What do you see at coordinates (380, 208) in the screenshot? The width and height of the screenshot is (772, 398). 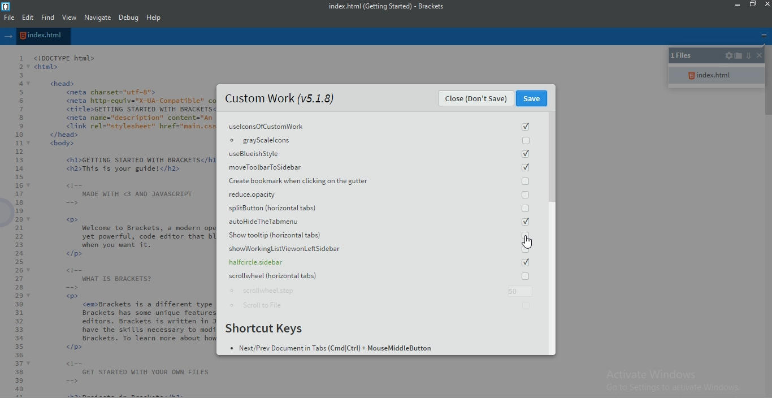 I see `splitButton (horizontal tabs)` at bounding box center [380, 208].